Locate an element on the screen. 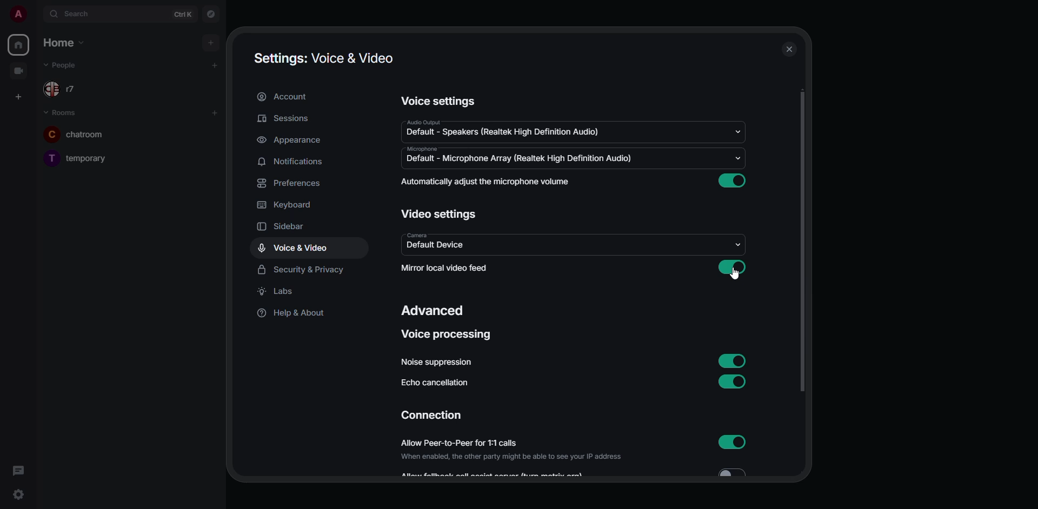 This screenshot has height=509, width=1038. default is located at coordinates (520, 162).